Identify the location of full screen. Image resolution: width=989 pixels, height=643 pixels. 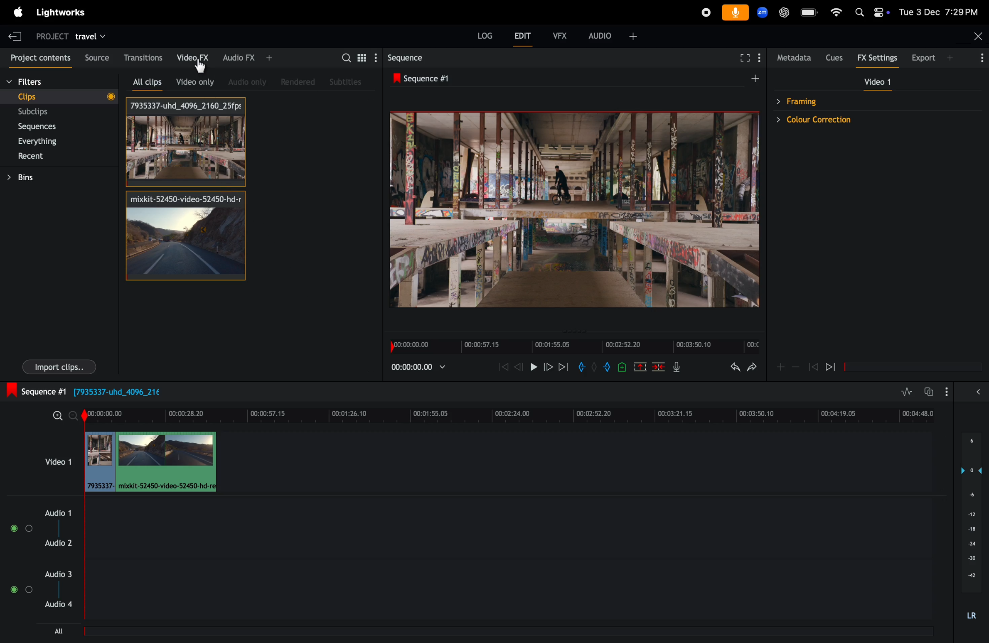
(745, 58).